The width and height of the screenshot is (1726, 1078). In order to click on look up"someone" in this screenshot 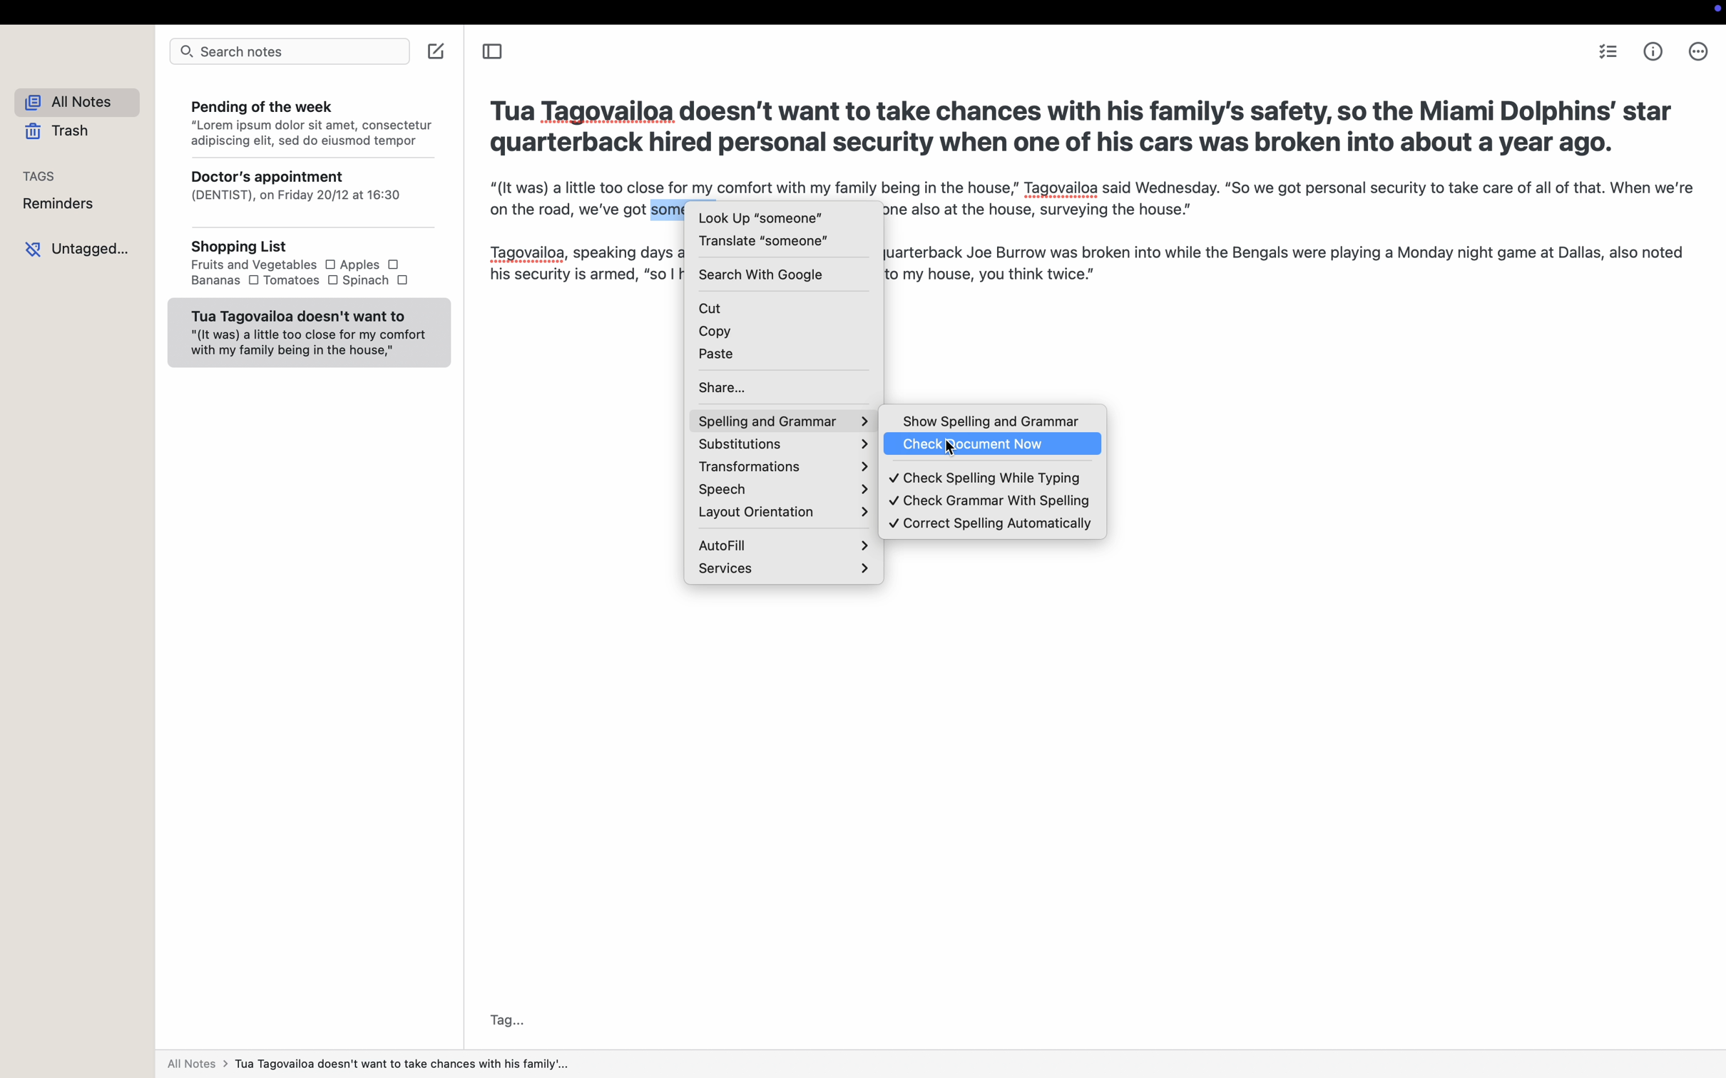, I will do `click(760, 217)`.